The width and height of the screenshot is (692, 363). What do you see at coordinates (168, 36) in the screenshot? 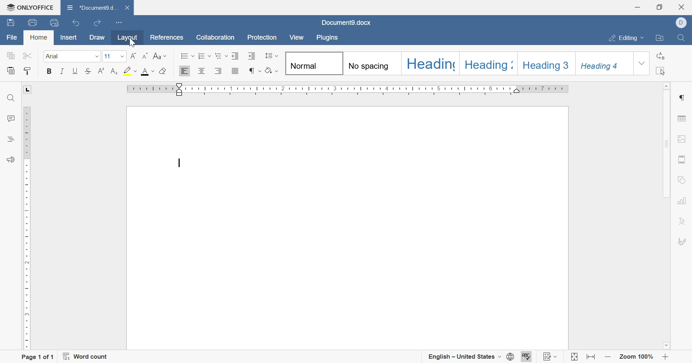
I see `references` at bounding box center [168, 36].